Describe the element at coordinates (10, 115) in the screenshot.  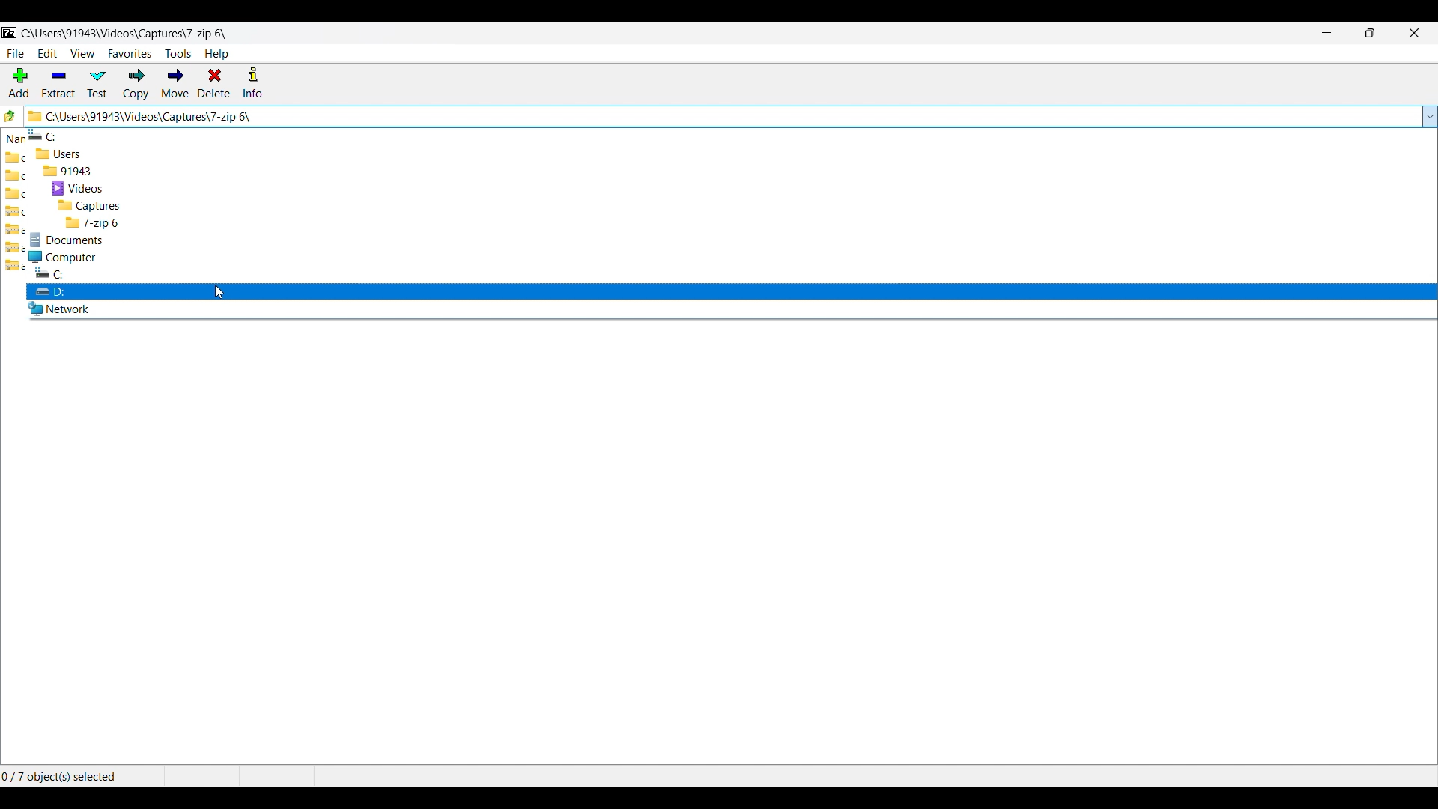
I see `go to previous folder` at that location.